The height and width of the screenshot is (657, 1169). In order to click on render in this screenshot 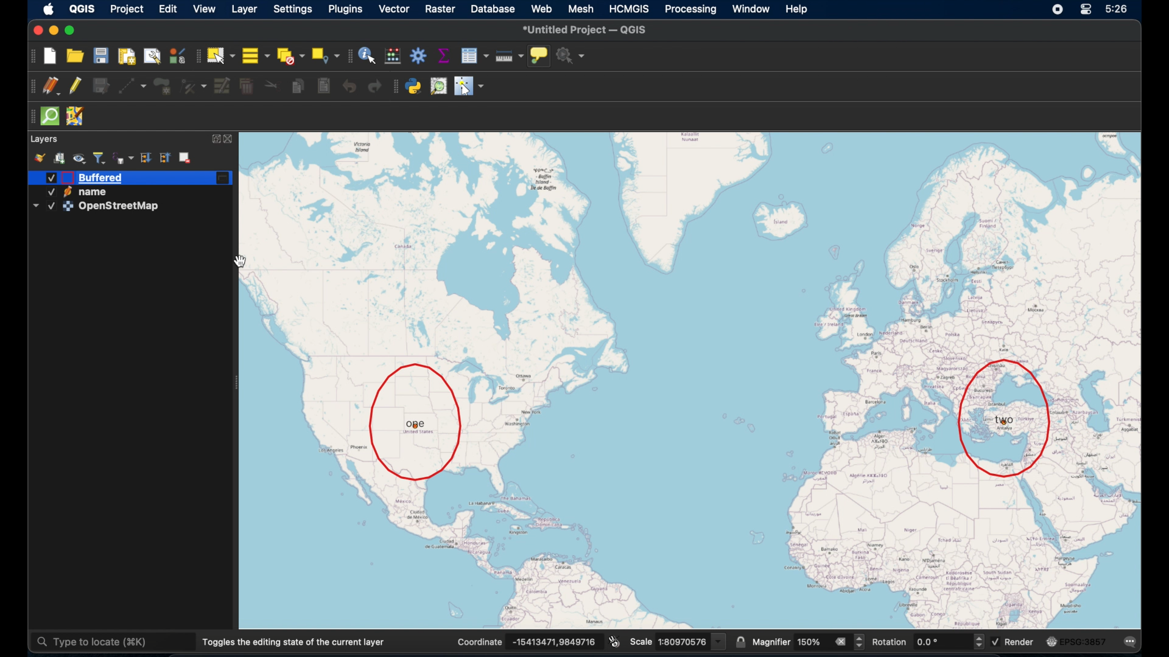, I will do `click(1020, 641)`.